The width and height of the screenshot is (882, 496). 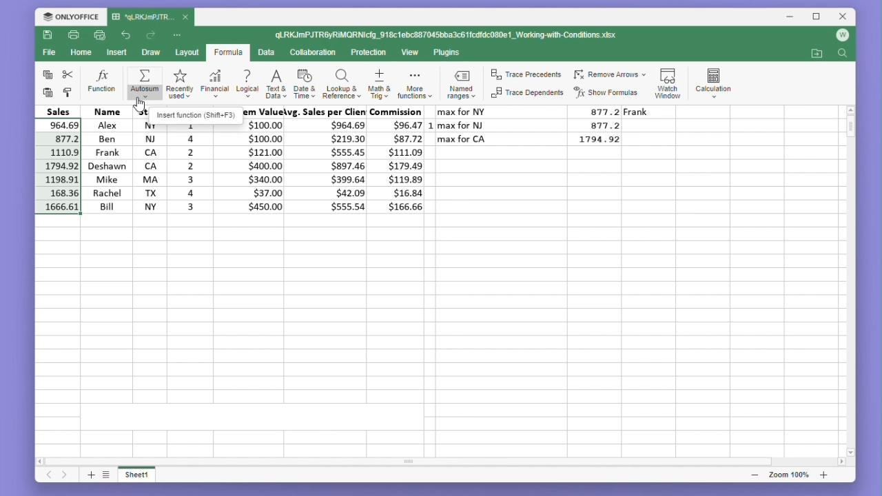 I want to click on qLRKJmPJTR6yRIMQRNIcfg_918c1ebc887045bba3c61fcdfdc080c1_Working-with-Conditions.xlsx, so click(x=449, y=34).